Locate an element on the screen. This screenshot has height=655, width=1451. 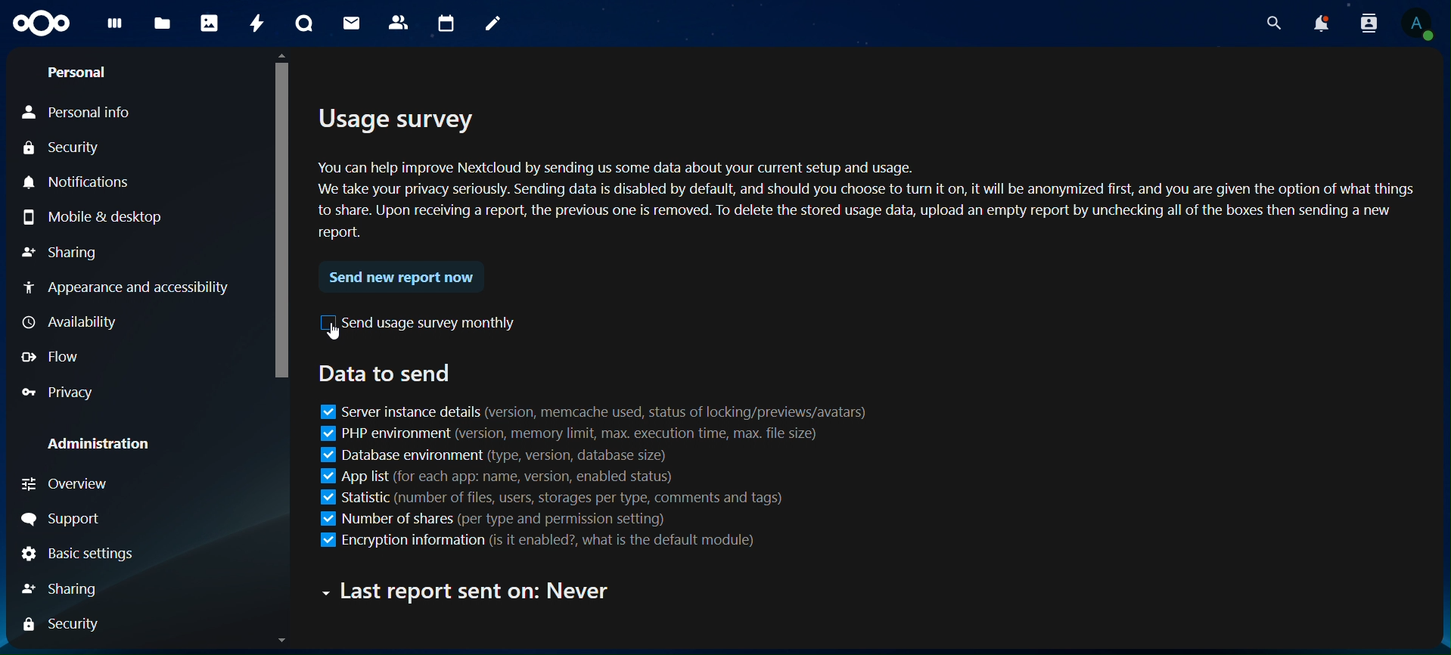
text is located at coordinates (474, 591).